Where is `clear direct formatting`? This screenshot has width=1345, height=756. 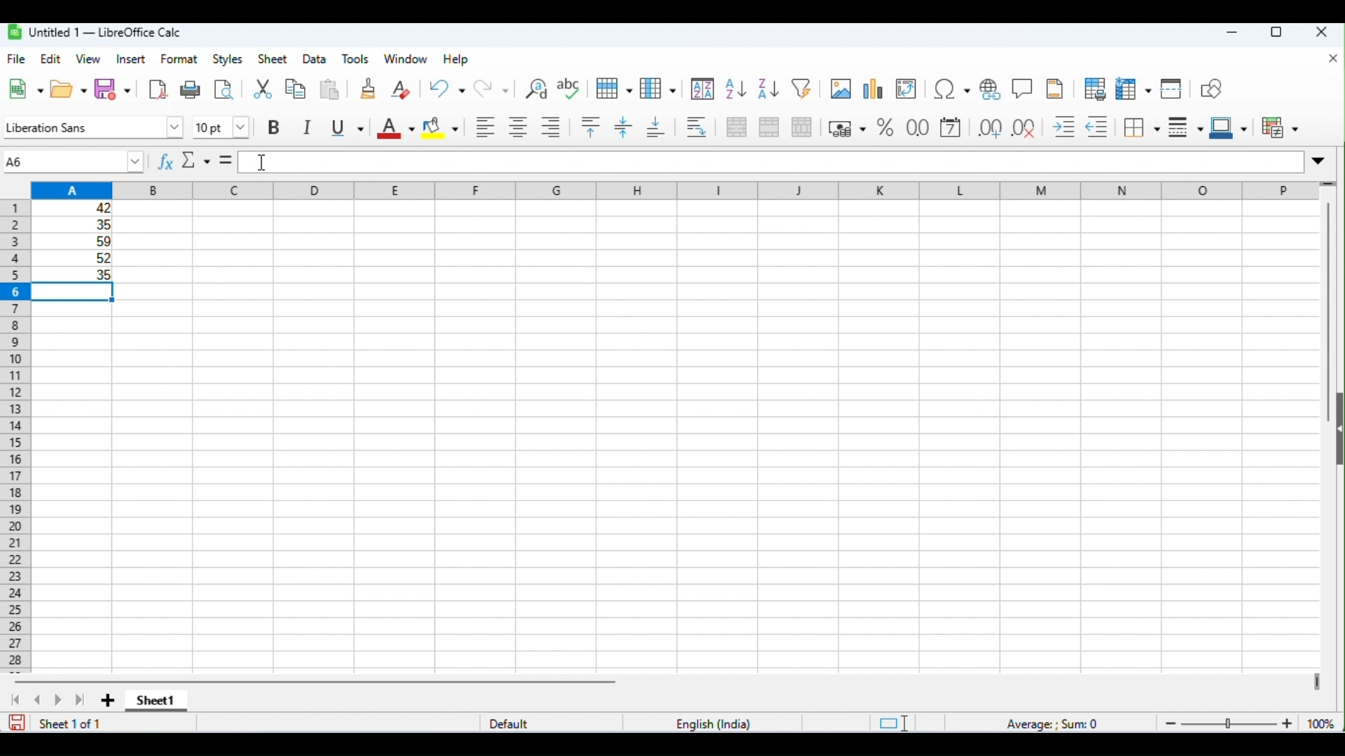
clear direct formatting is located at coordinates (400, 90).